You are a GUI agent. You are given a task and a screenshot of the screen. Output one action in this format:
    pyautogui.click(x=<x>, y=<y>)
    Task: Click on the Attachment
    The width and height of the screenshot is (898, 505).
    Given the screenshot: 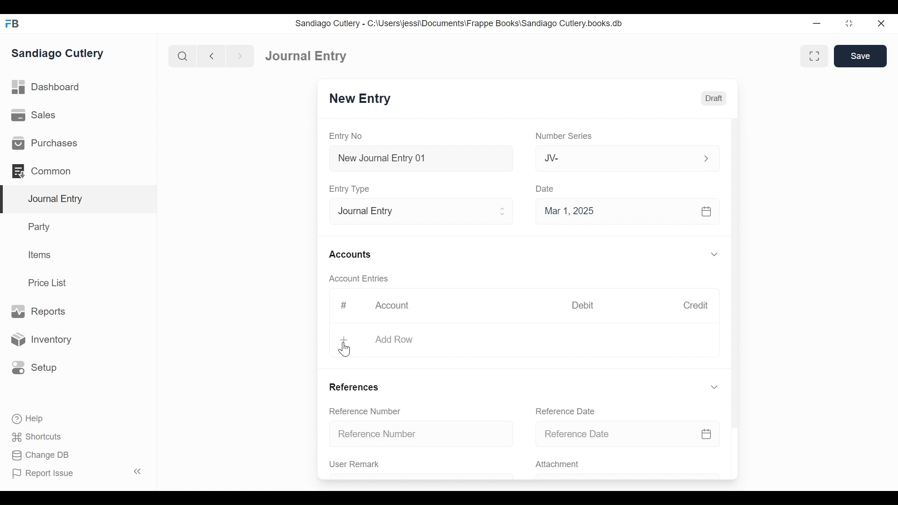 What is the action you would take?
    pyautogui.click(x=628, y=465)
    